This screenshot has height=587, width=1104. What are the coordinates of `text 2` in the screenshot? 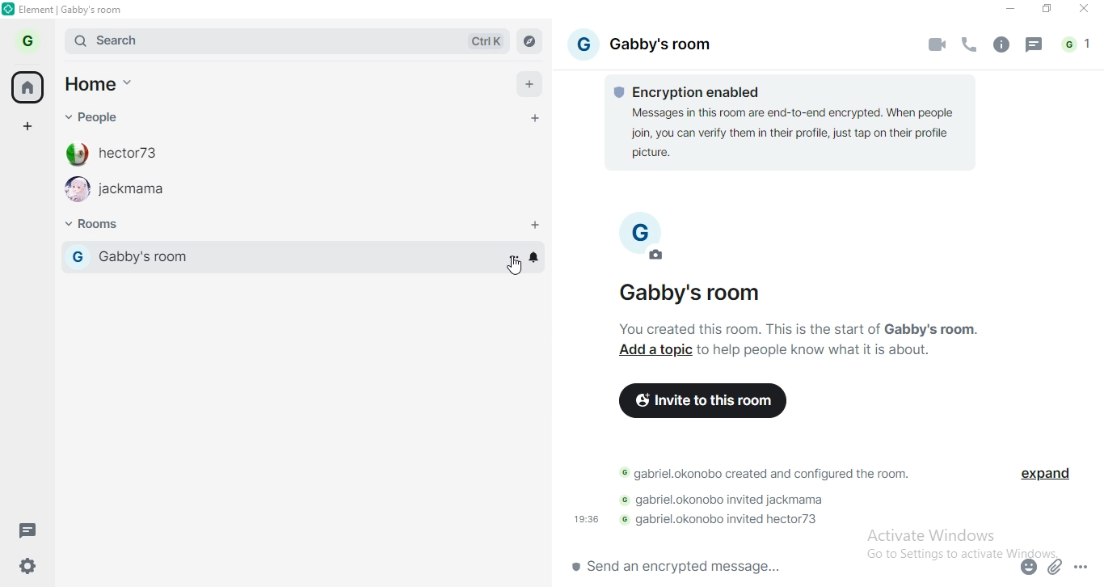 It's located at (769, 474).